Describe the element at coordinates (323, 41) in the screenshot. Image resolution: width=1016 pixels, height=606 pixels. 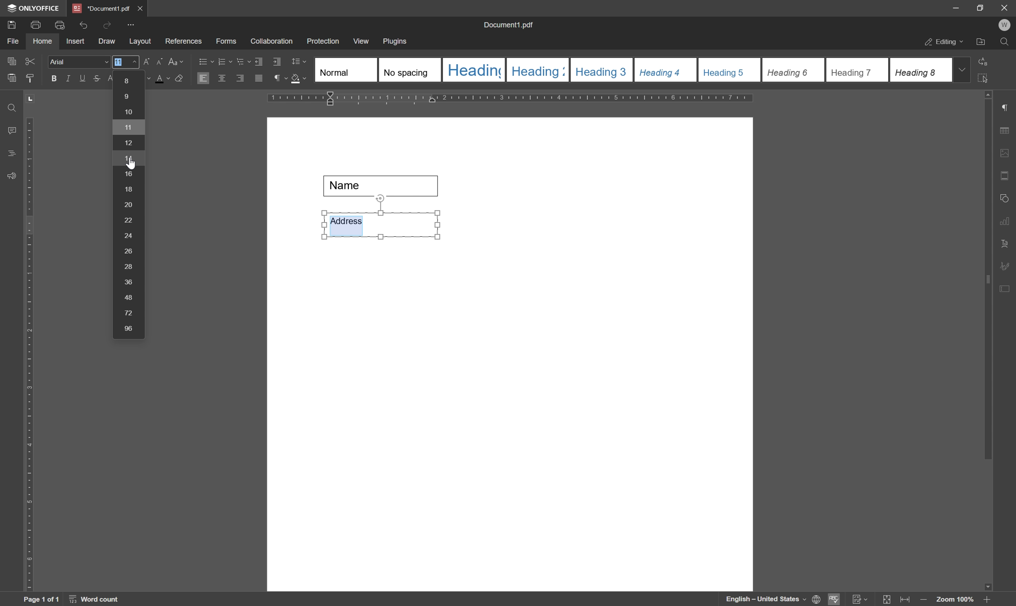
I see `protection` at that location.